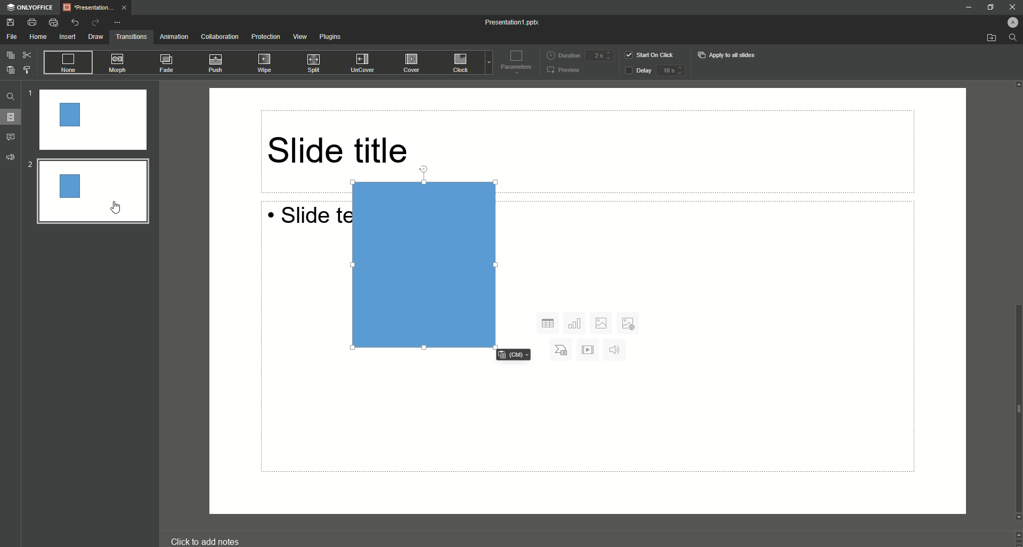 The width and height of the screenshot is (1023, 547). I want to click on Apply to all slides, so click(730, 55).